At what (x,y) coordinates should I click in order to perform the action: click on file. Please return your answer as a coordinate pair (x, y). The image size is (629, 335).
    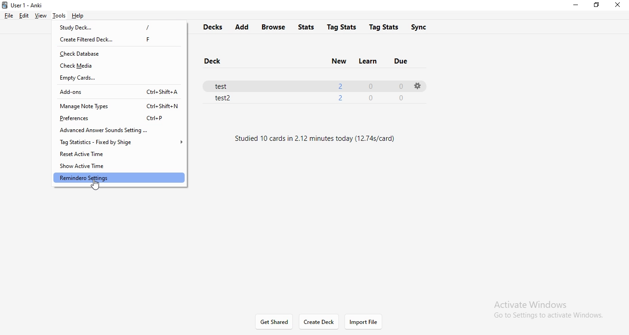
    Looking at the image, I should click on (9, 16).